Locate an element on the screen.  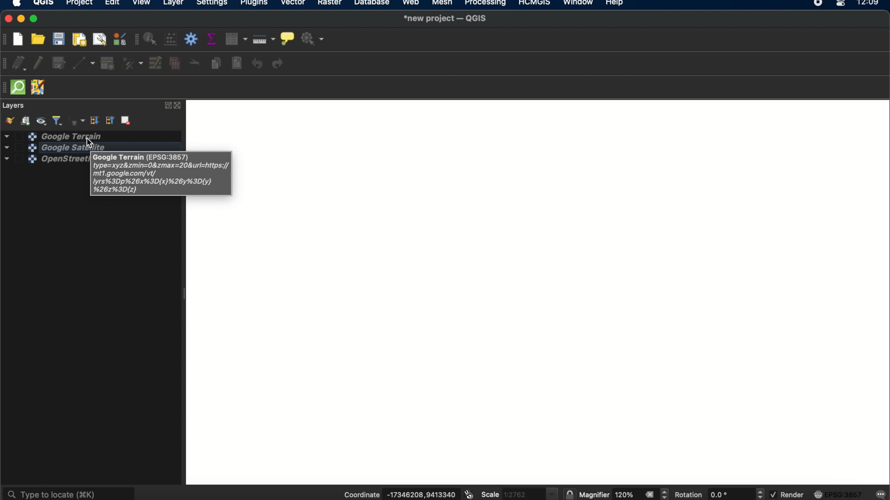
undo is located at coordinates (257, 64).